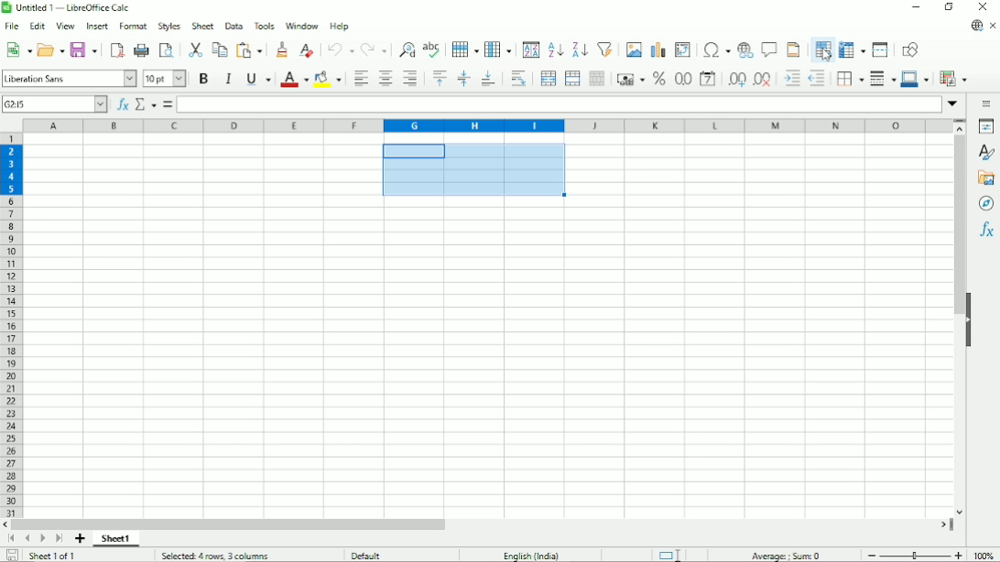  What do you see at coordinates (985, 204) in the screenshot?
I see `Navigator` at bounding box center [985, 204].